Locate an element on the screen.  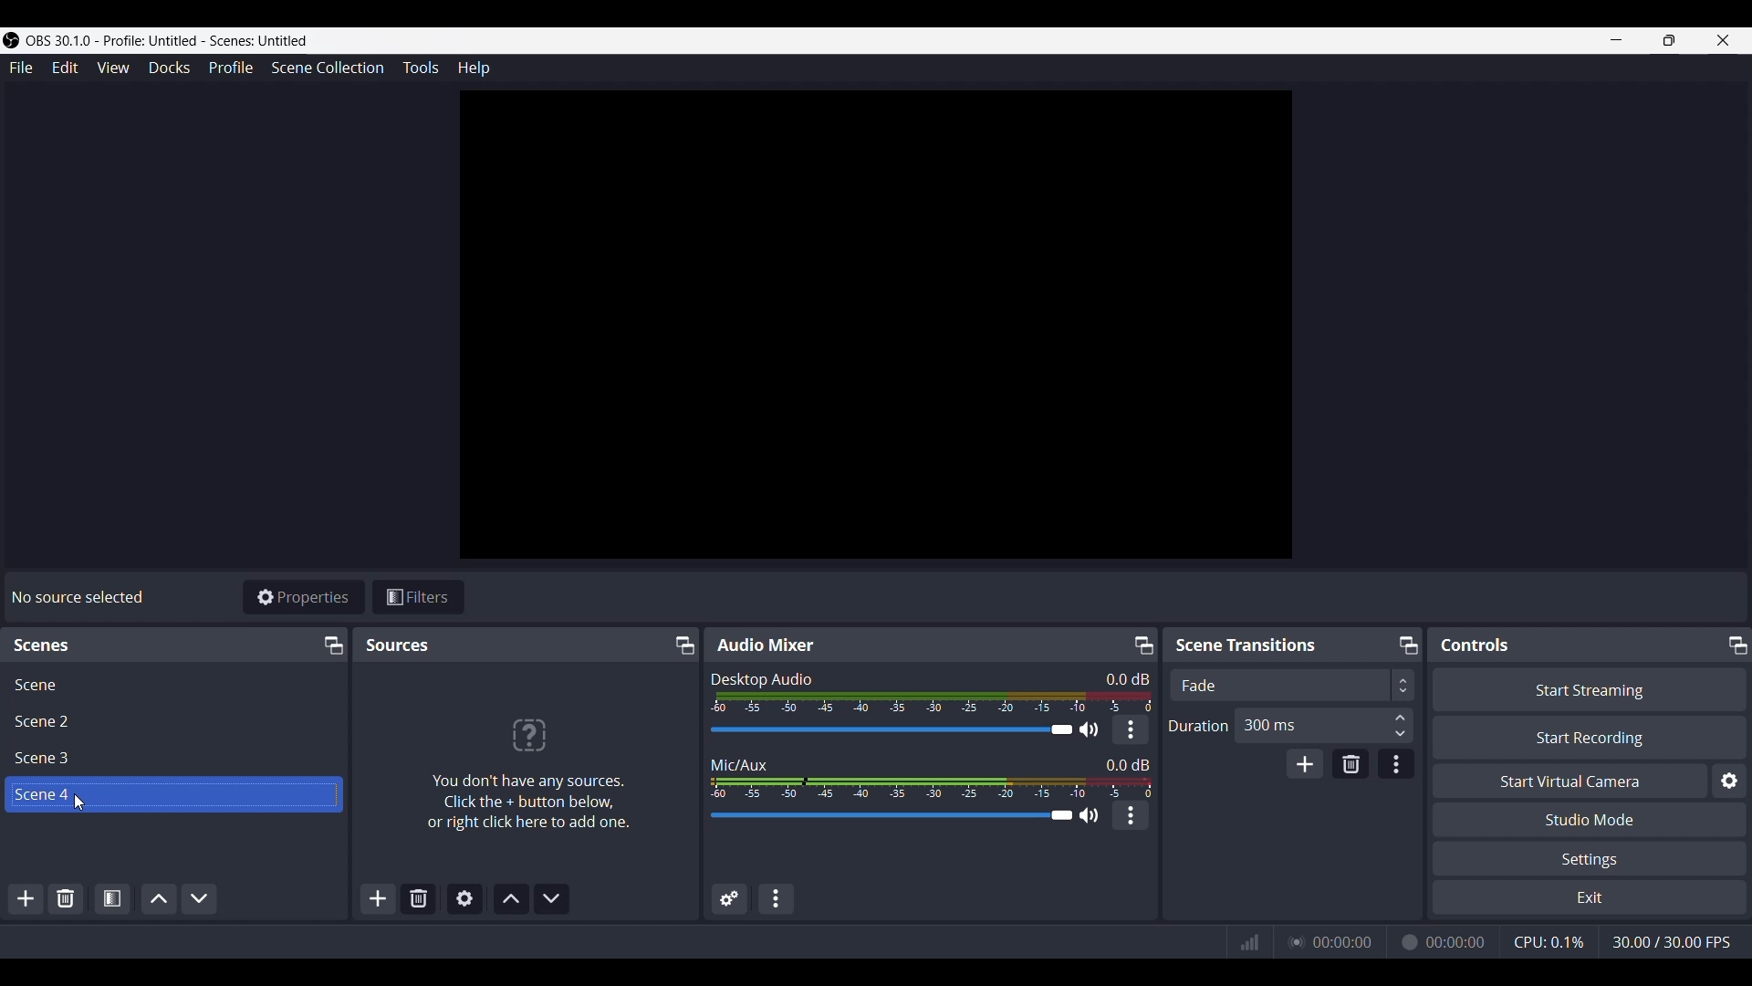
Docks is located at coordinates (170, 68).